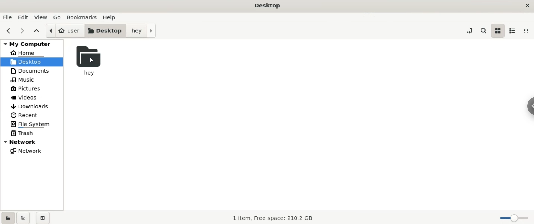  I want to click on compact view, so click(526, 31).